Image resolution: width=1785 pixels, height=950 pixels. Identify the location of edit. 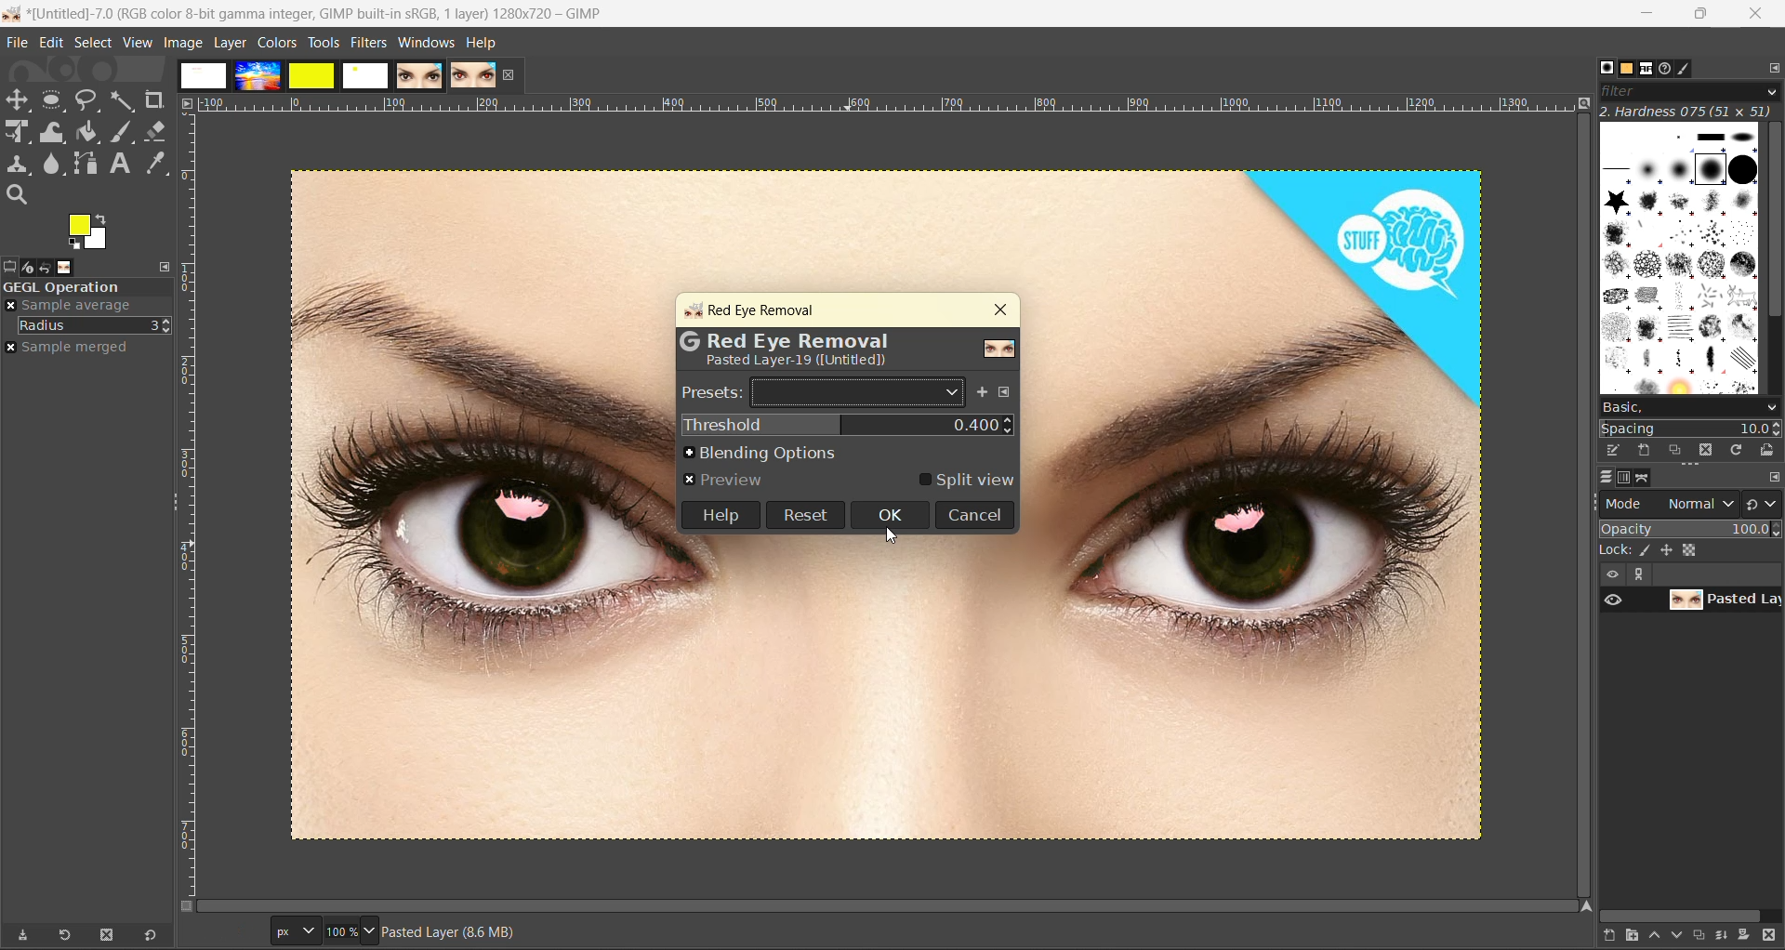
(48, 43).